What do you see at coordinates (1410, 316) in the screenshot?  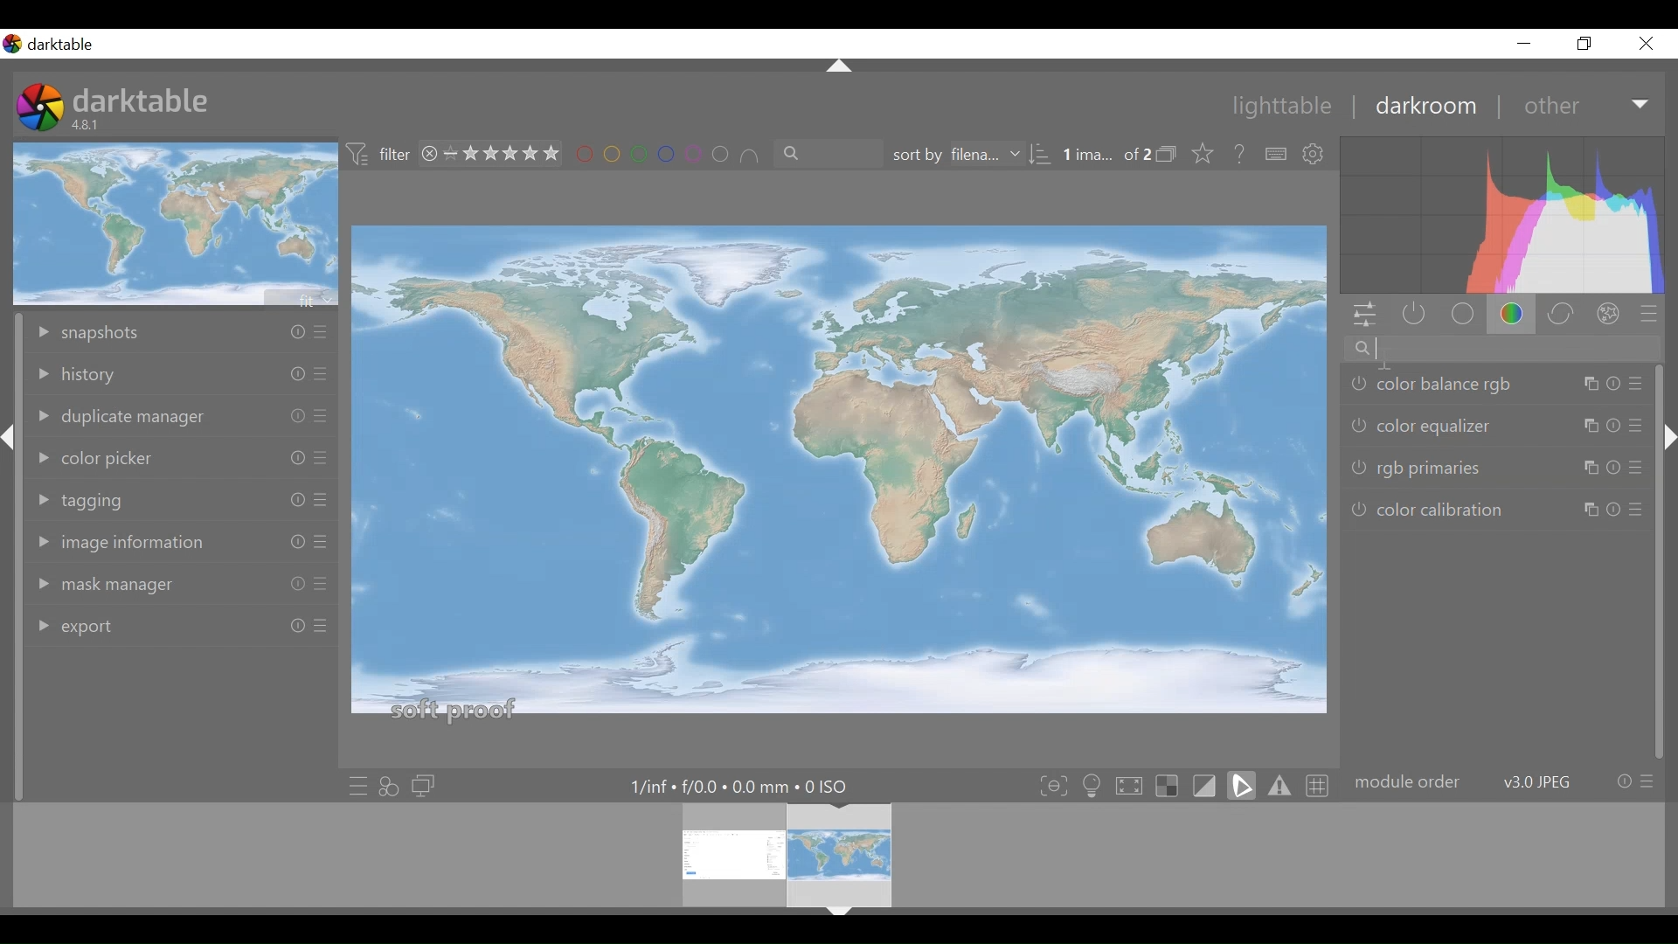 I see `show only active modules` at bounding box center [1410, 316].